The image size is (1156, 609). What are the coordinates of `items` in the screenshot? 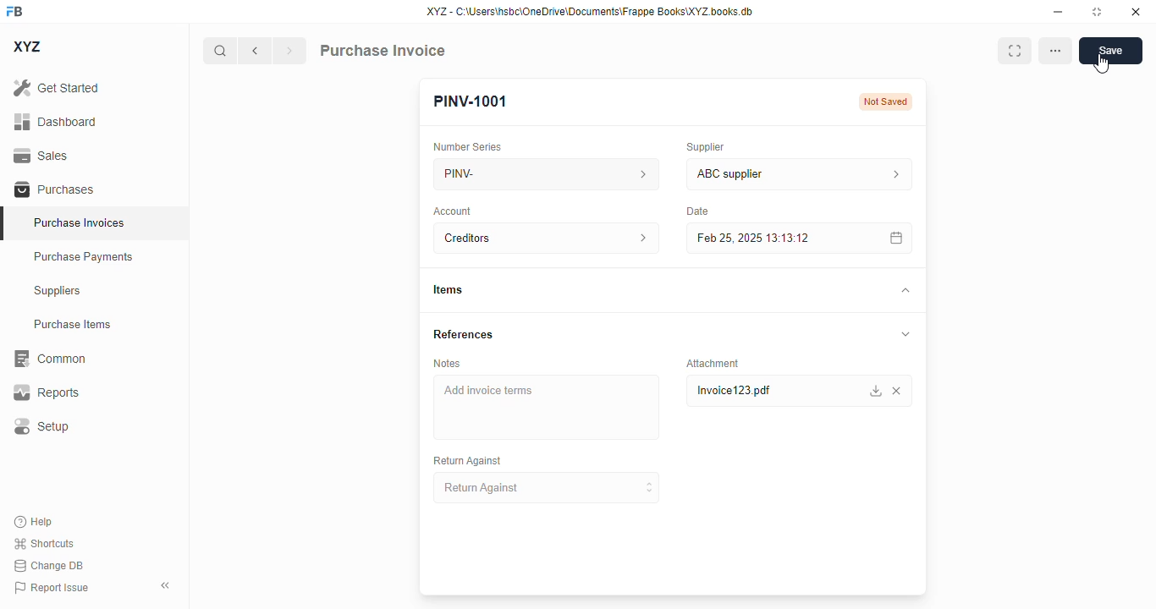 It's located at (448, 290).